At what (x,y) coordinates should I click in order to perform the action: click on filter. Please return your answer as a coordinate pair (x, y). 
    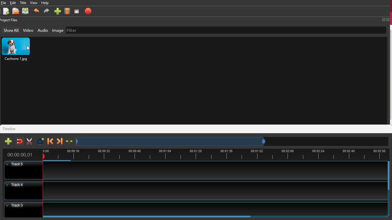
    Looking at the image, I should click on (75, 30).